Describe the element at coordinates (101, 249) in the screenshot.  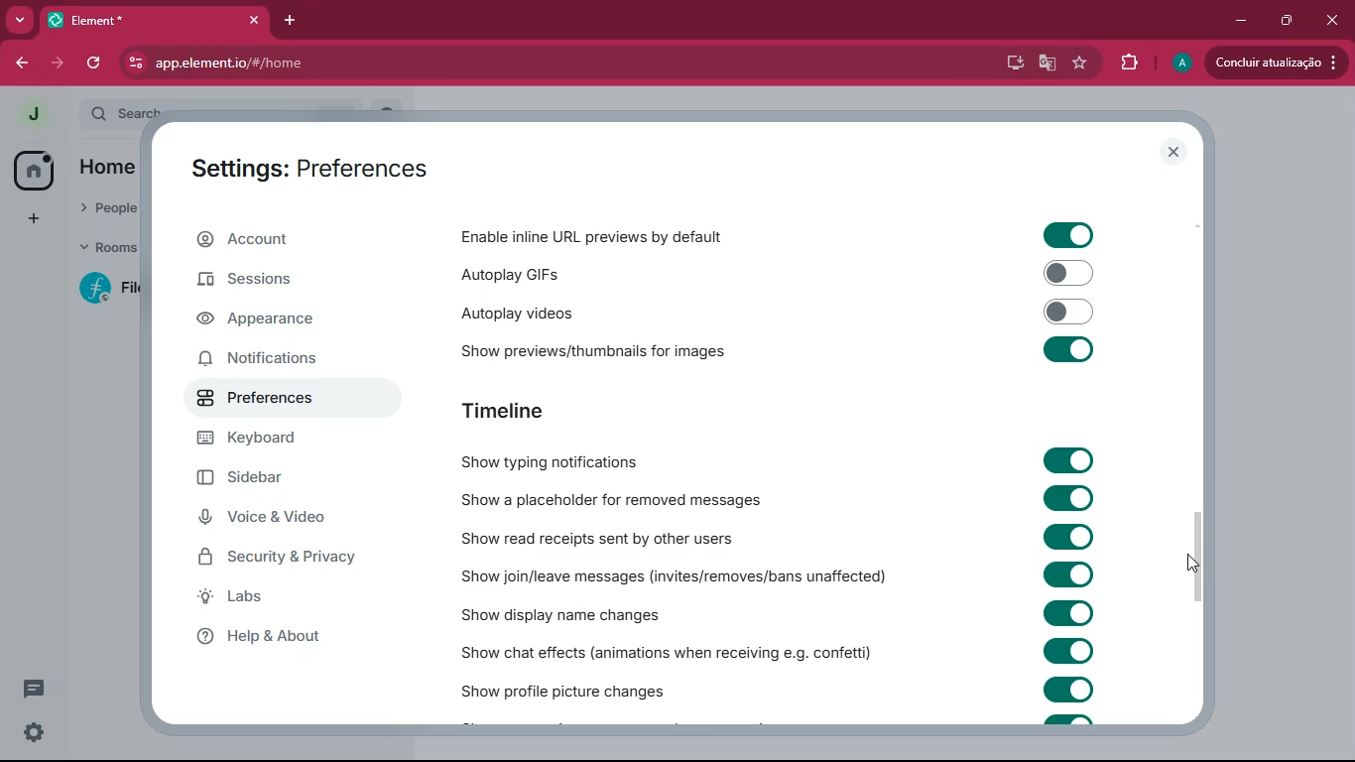
I see `rooms` at that location.